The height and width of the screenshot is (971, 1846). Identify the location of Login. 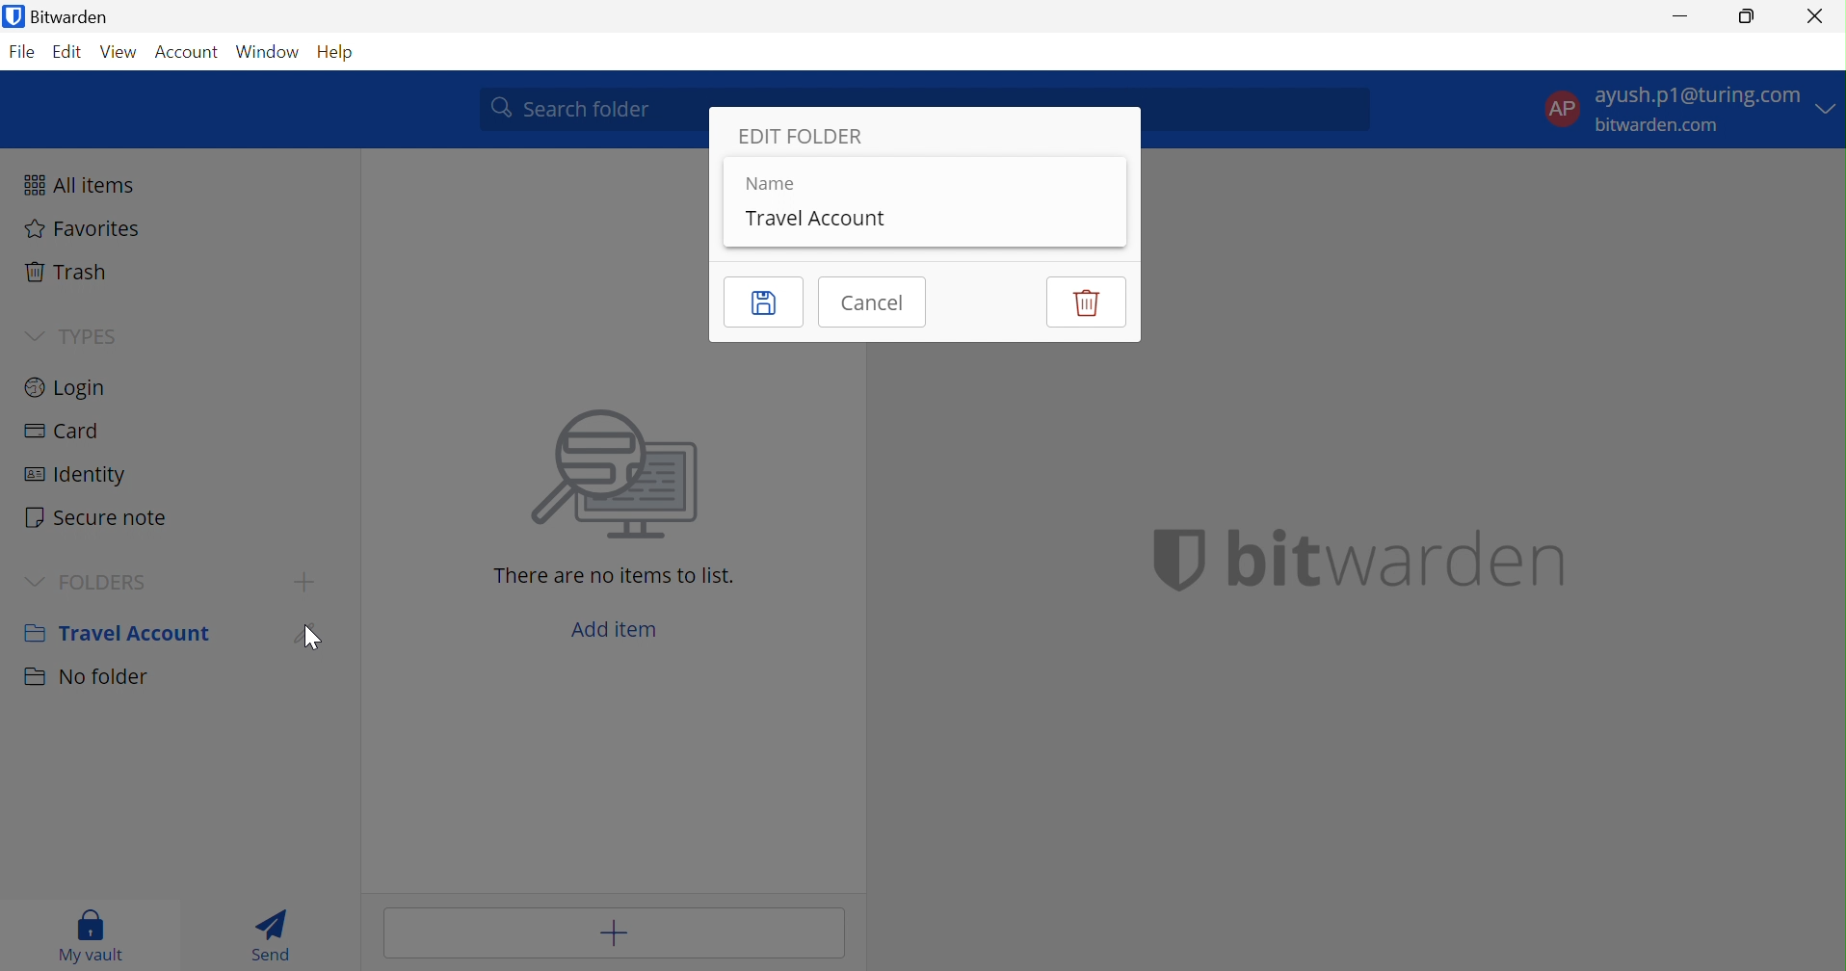
(68, 385).